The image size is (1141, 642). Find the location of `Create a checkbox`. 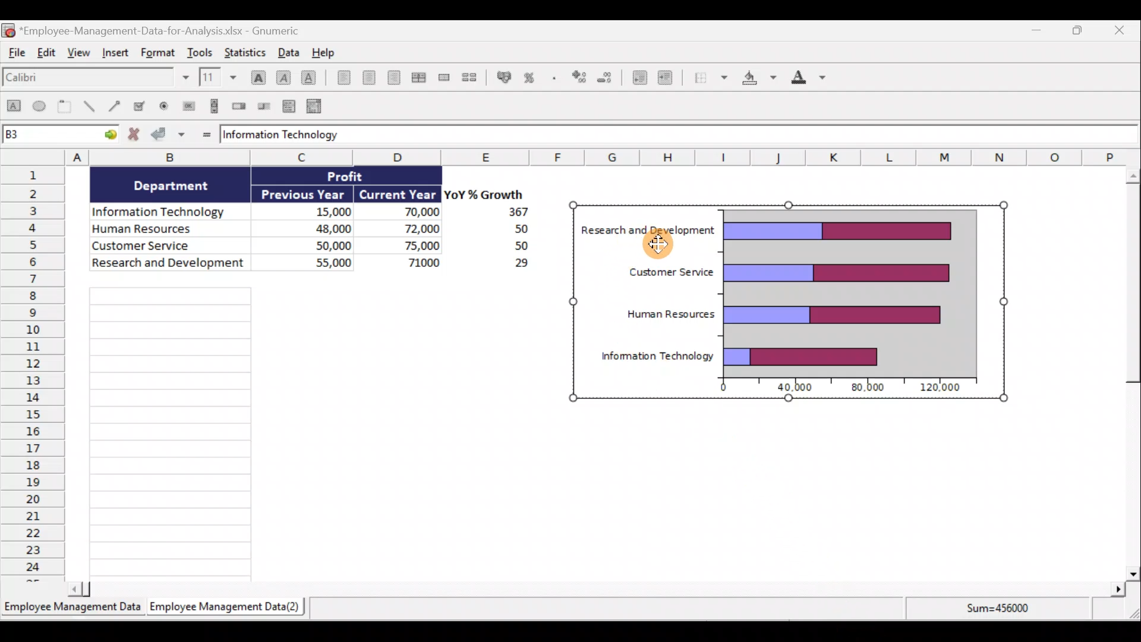

Create a checkbox is located at coordinates (140, 105).